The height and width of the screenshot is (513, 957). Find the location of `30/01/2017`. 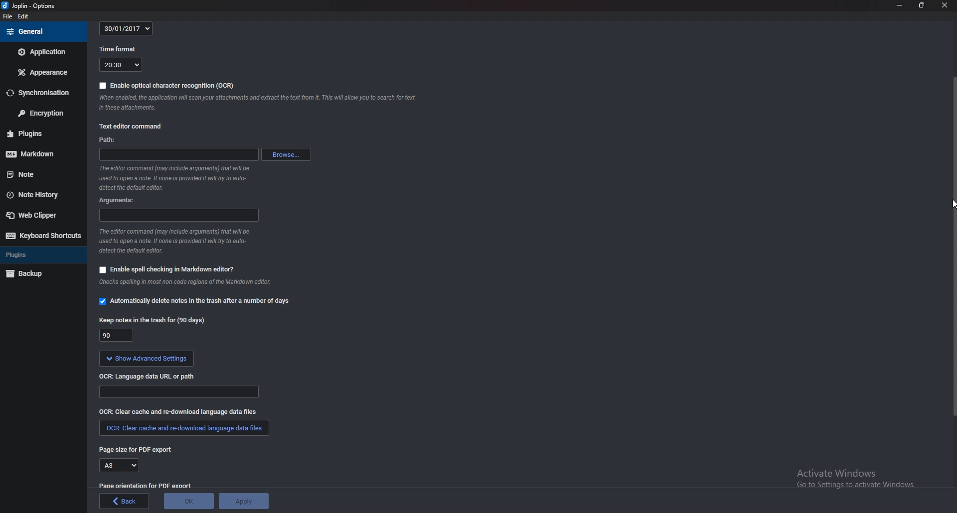

30/01/2017 is located at coordinates (128, 27).